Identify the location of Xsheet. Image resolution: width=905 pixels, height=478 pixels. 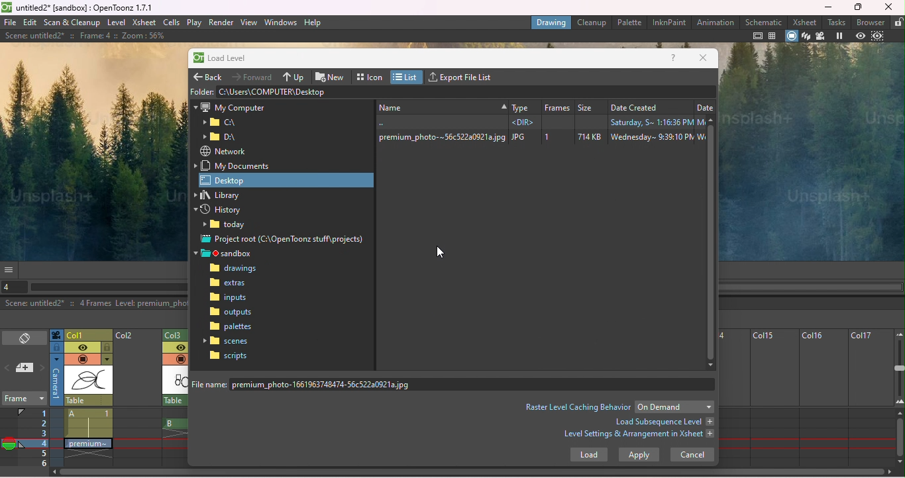
(144, 23).